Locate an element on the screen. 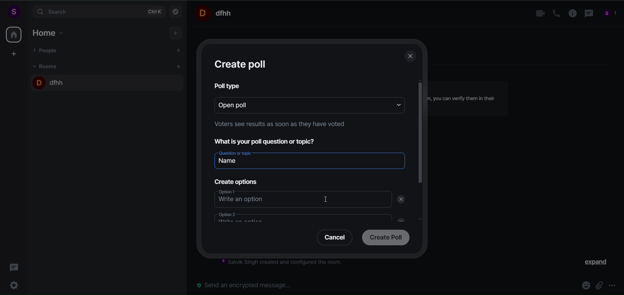  user is located at coordinates (13, 11).